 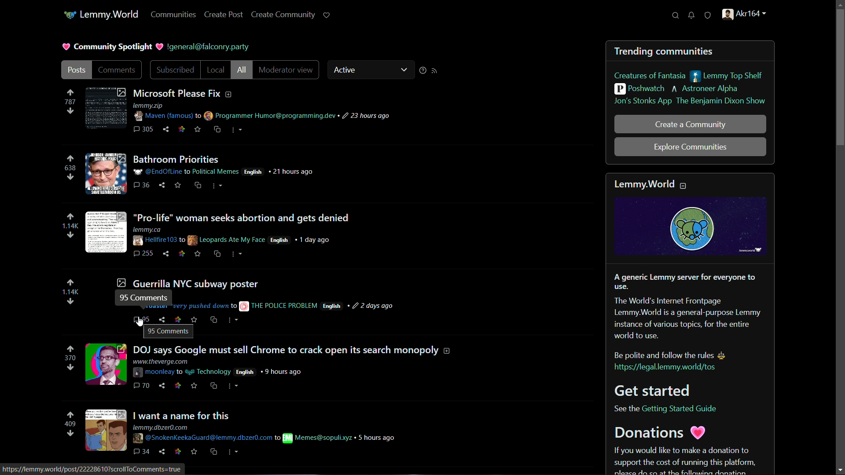 I want to click on text, so click(x=202, y=47).